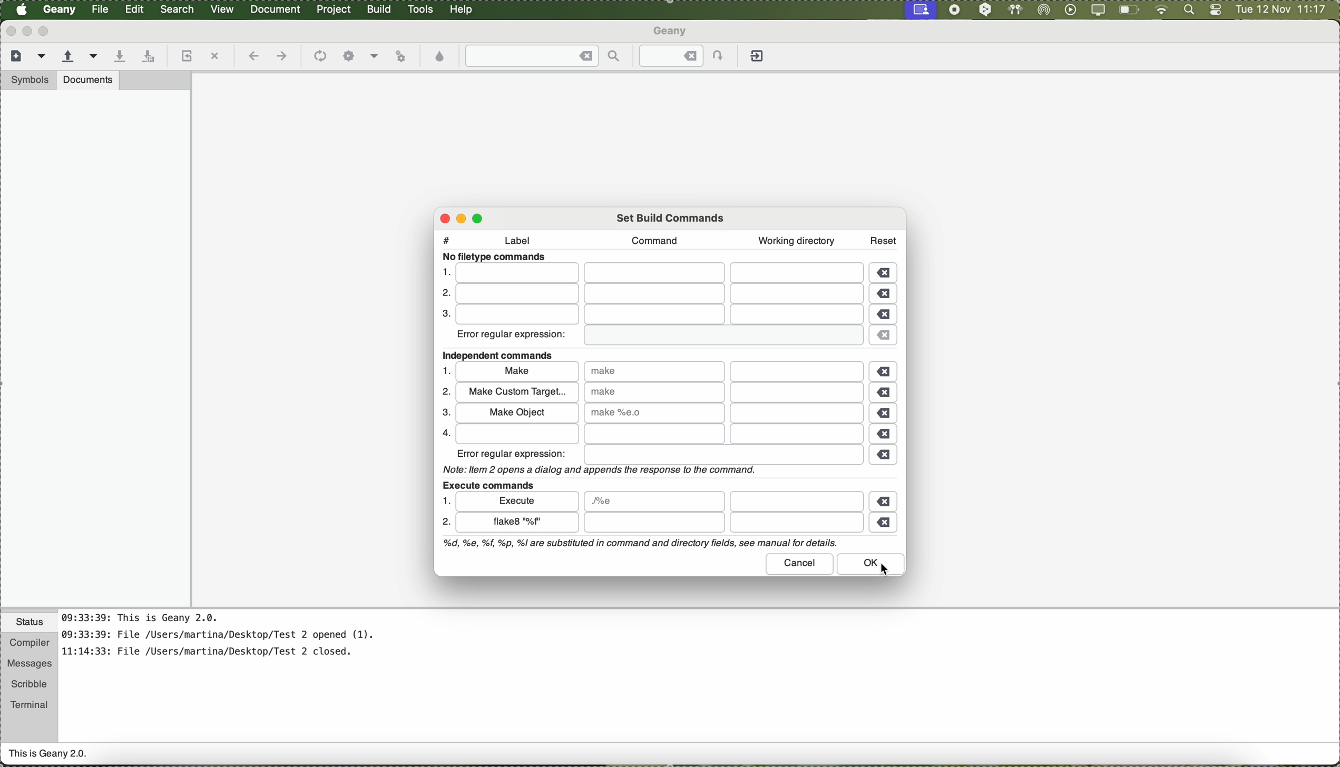  I want to click on tools, so click(420, 9).